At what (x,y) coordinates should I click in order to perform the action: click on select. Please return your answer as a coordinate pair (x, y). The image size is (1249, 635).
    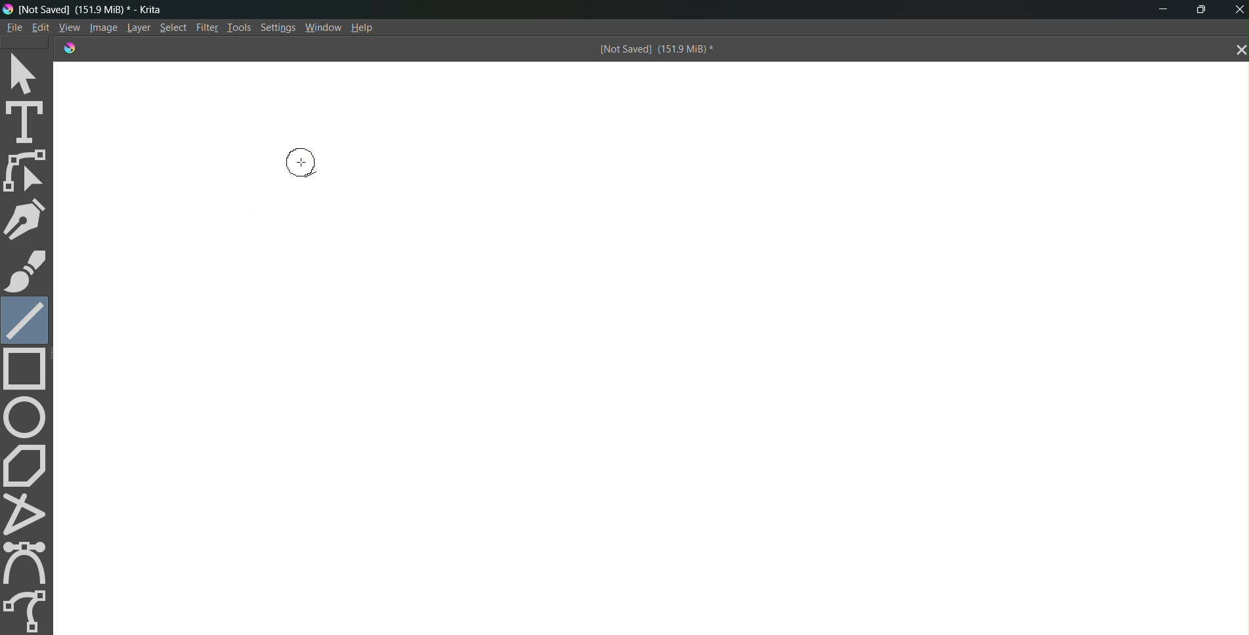
    Looking at the image, I should click on (28, 72).